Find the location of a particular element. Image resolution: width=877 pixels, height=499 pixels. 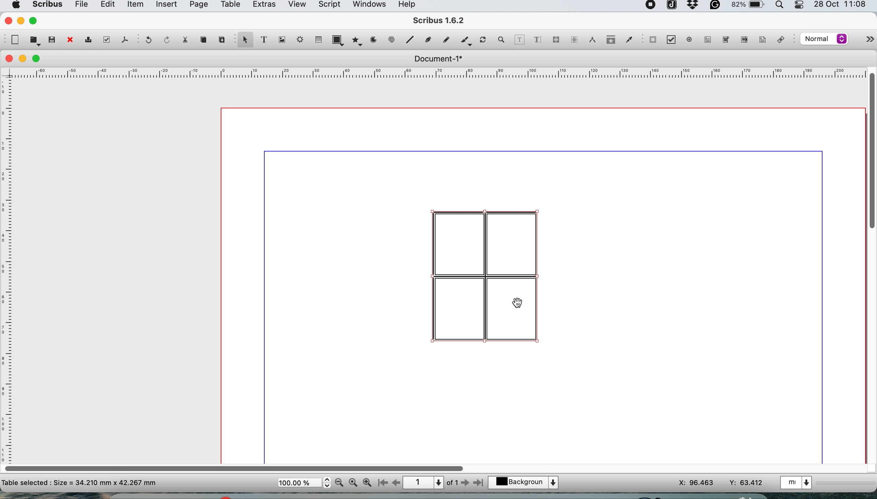

pdf text field is located at coordinates (706, 40).